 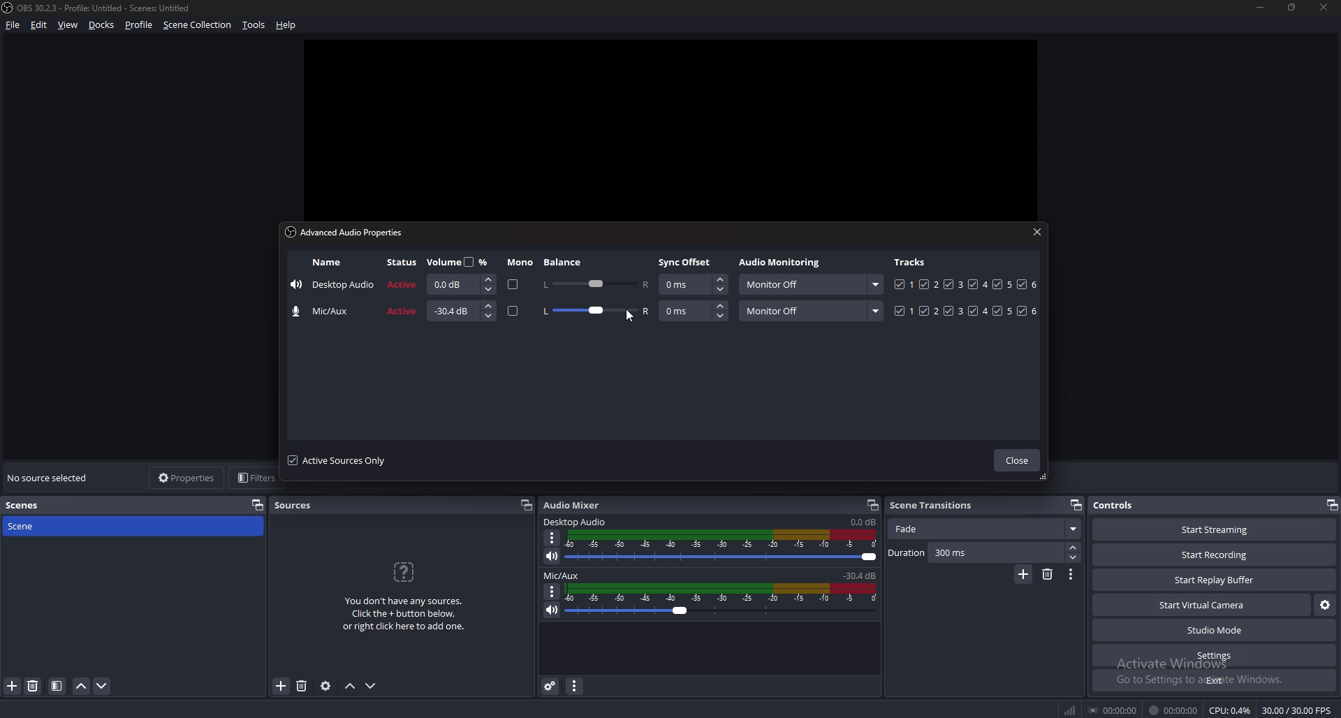 I want to click on move source up, so click(x=349, y=687).